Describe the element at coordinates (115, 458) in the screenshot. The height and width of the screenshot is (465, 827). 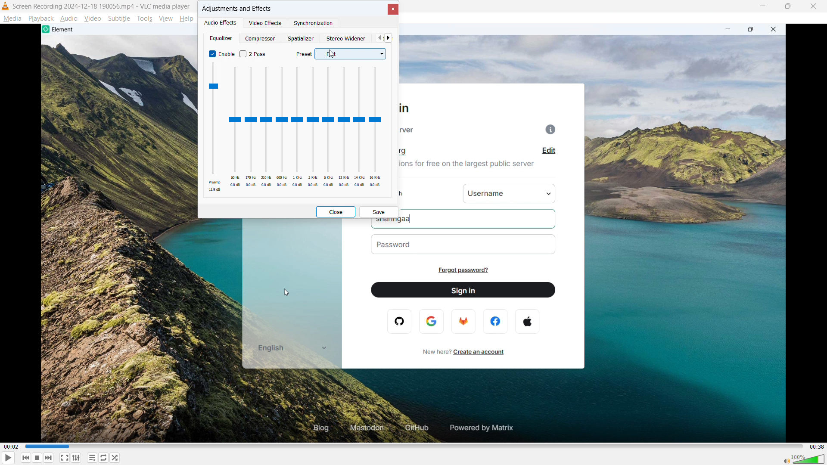
I see `shuffle` at that location.